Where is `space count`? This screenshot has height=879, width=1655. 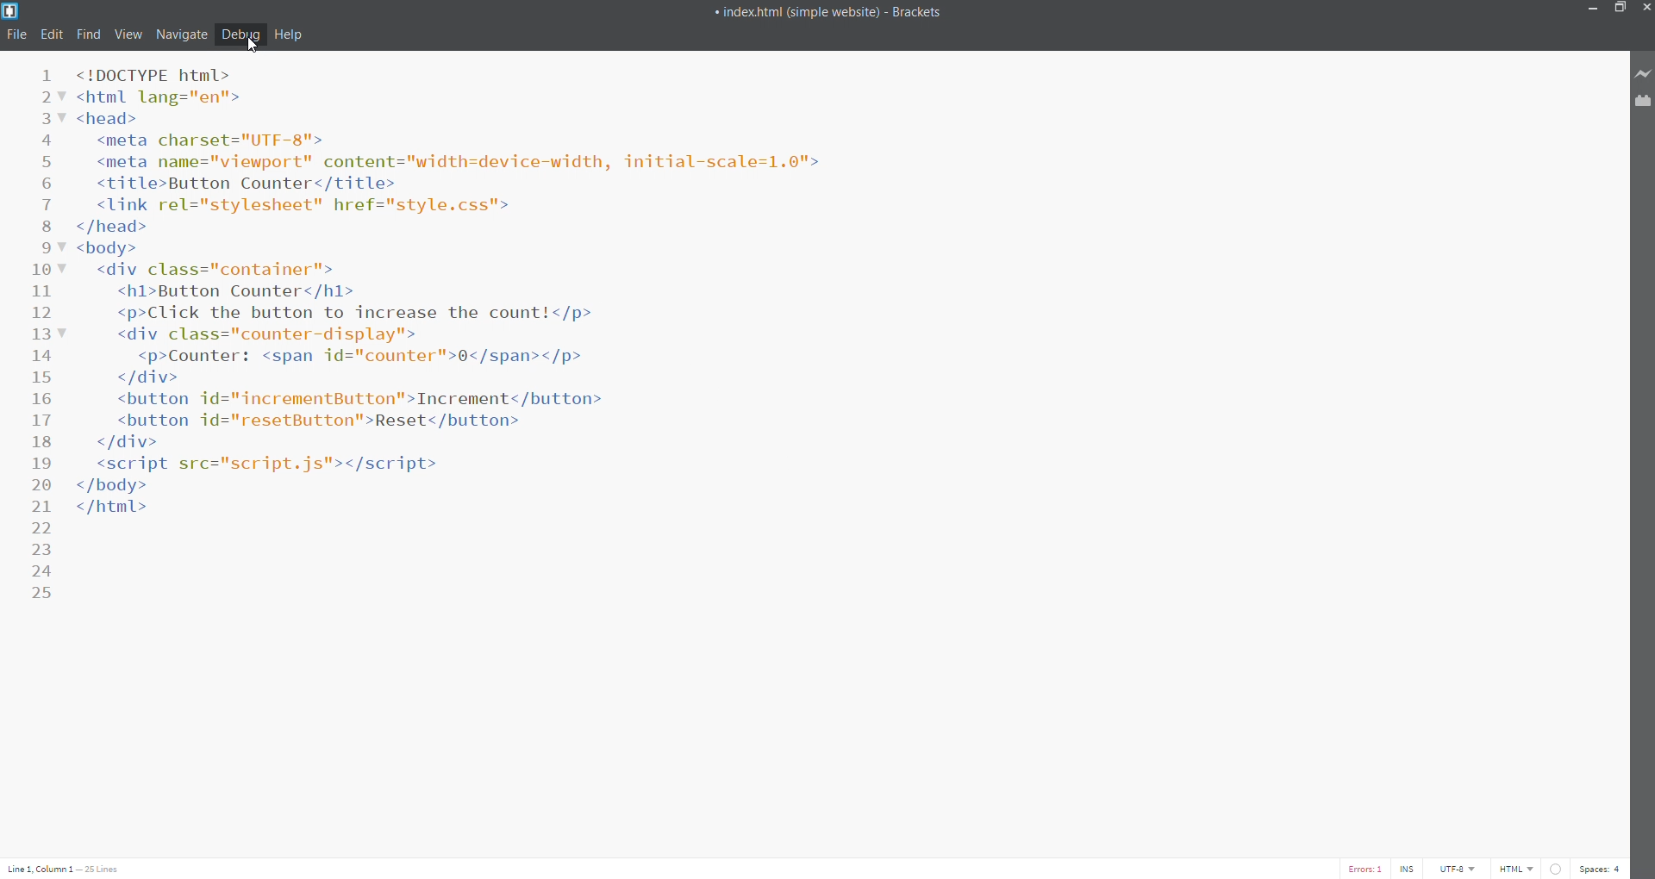
space count is located at coordinates (1607, 869).